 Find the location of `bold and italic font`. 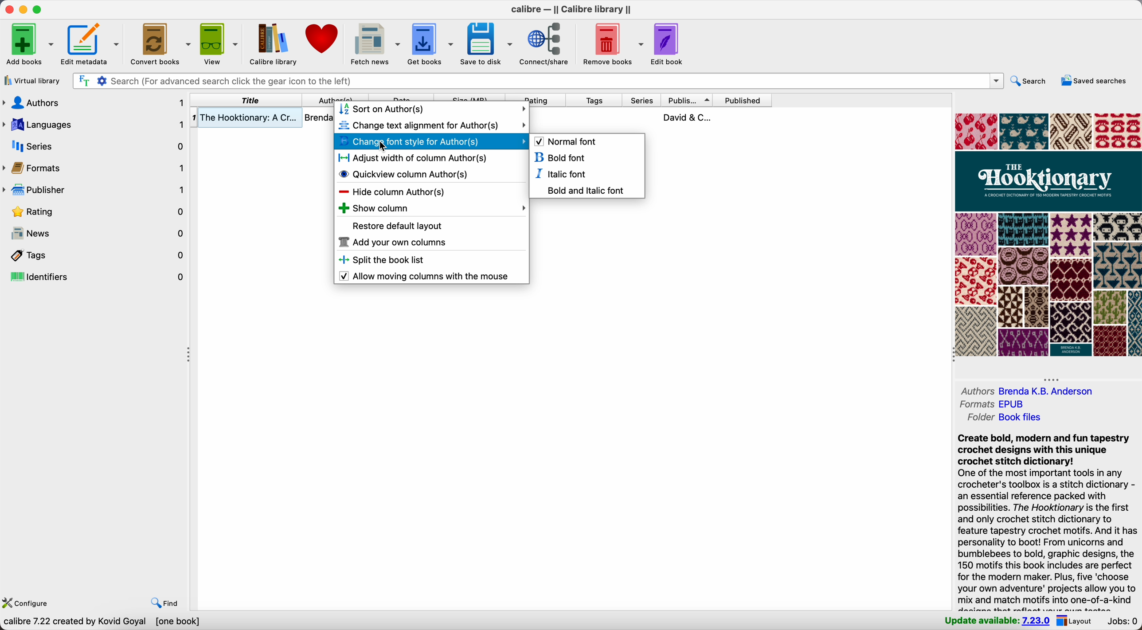

bold and italic font is located at coordinates (585, 189).